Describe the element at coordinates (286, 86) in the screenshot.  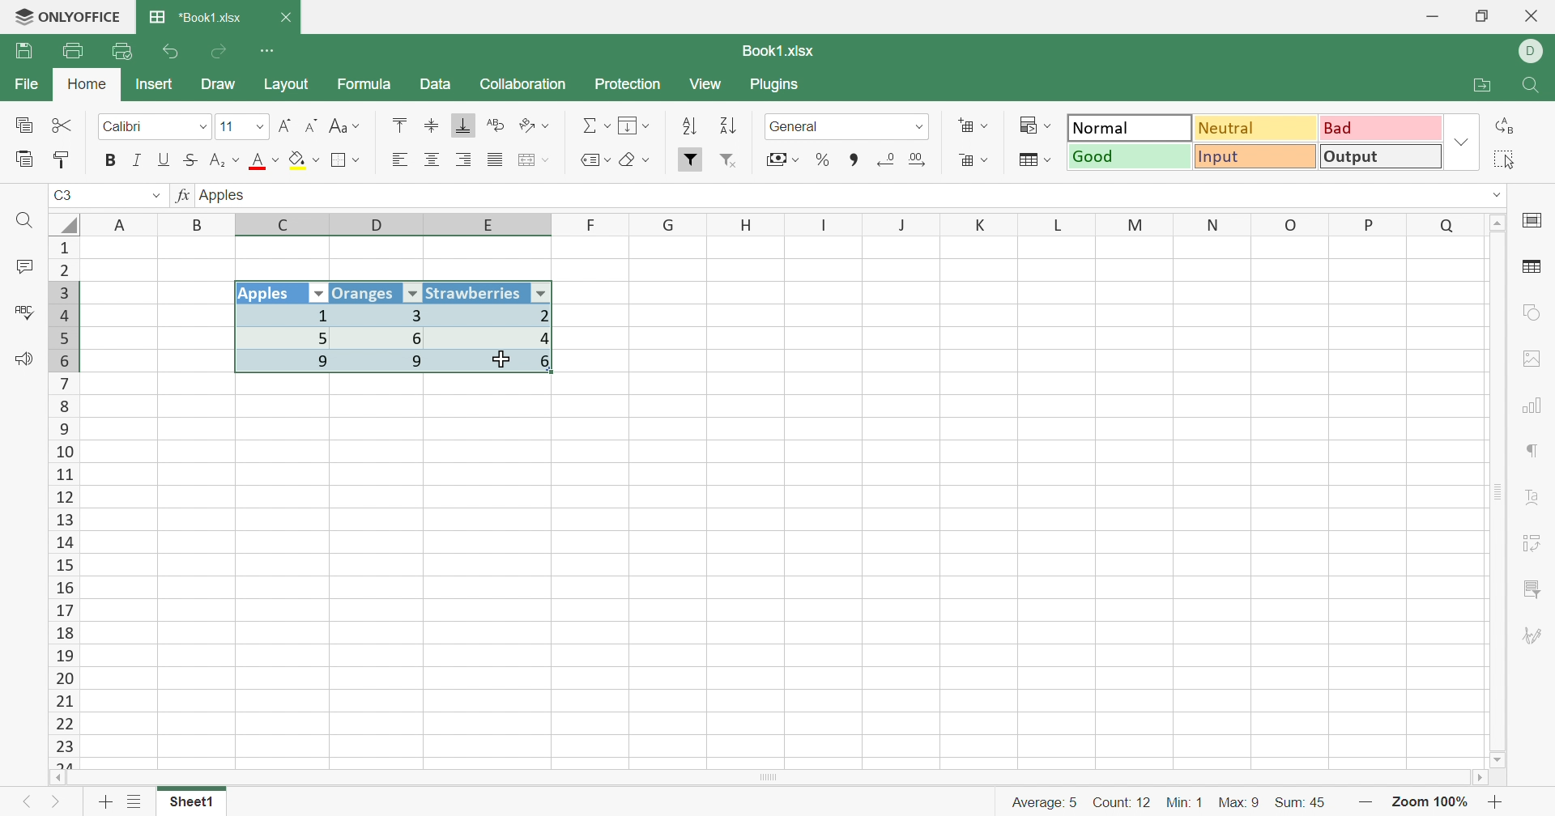
I see `Lyout` at that location.